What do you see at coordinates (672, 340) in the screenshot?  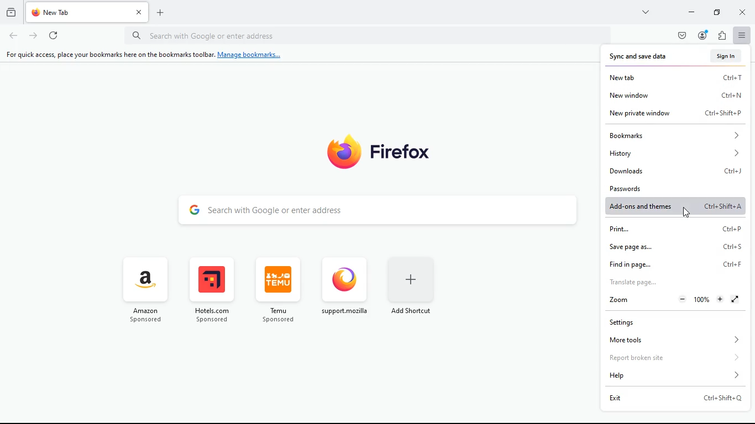 I see `more tools` at bounding box center [672, 340].